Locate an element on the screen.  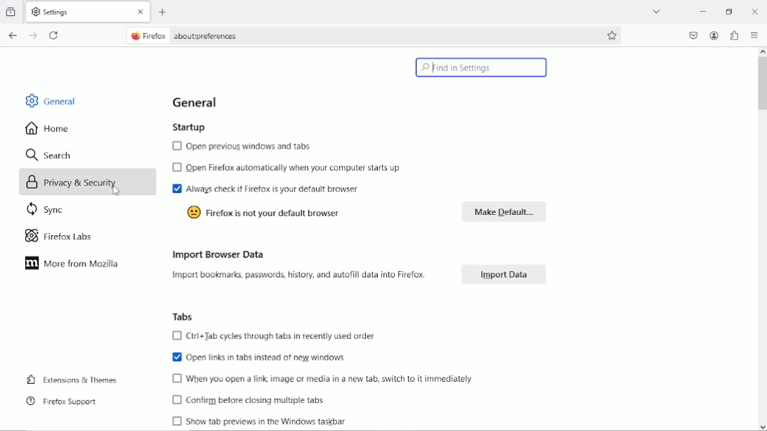
reload current page is located at coordinates (55, 34).